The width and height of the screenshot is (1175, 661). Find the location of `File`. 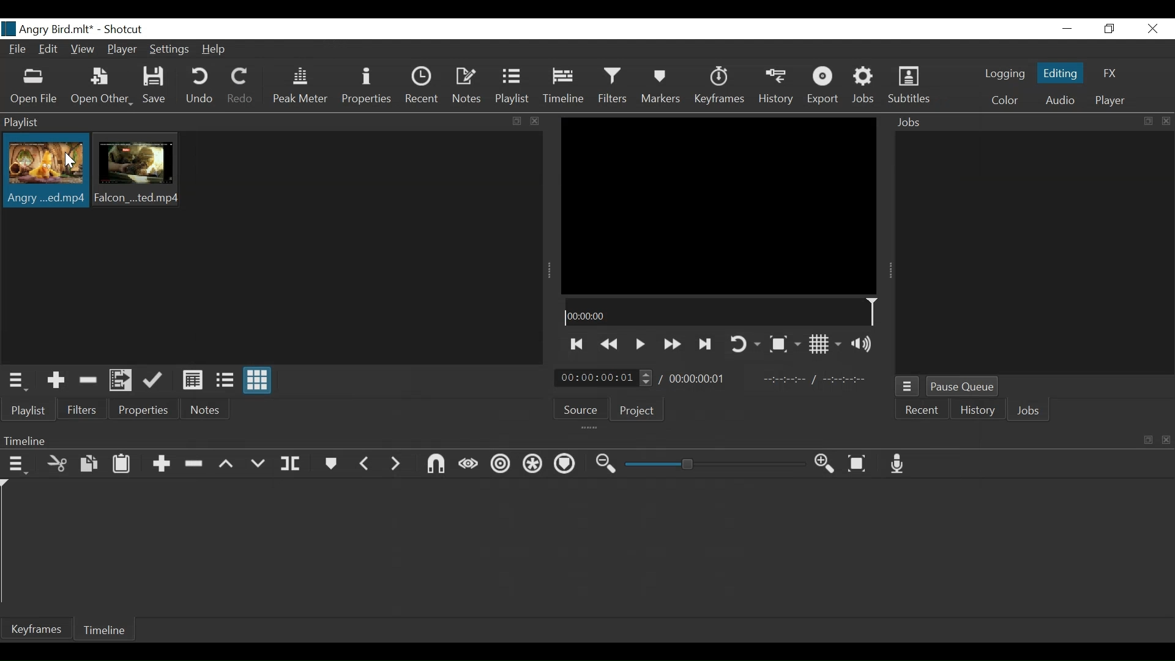

File is located at coordinates (17, 50).